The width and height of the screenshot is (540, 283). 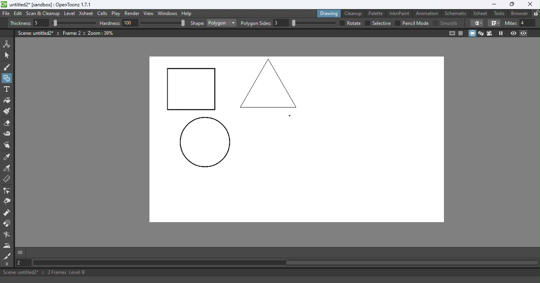 What do you see at coordinates (117, 14) in the screenshot?
I see `Play` at bounding box center [117, 14].